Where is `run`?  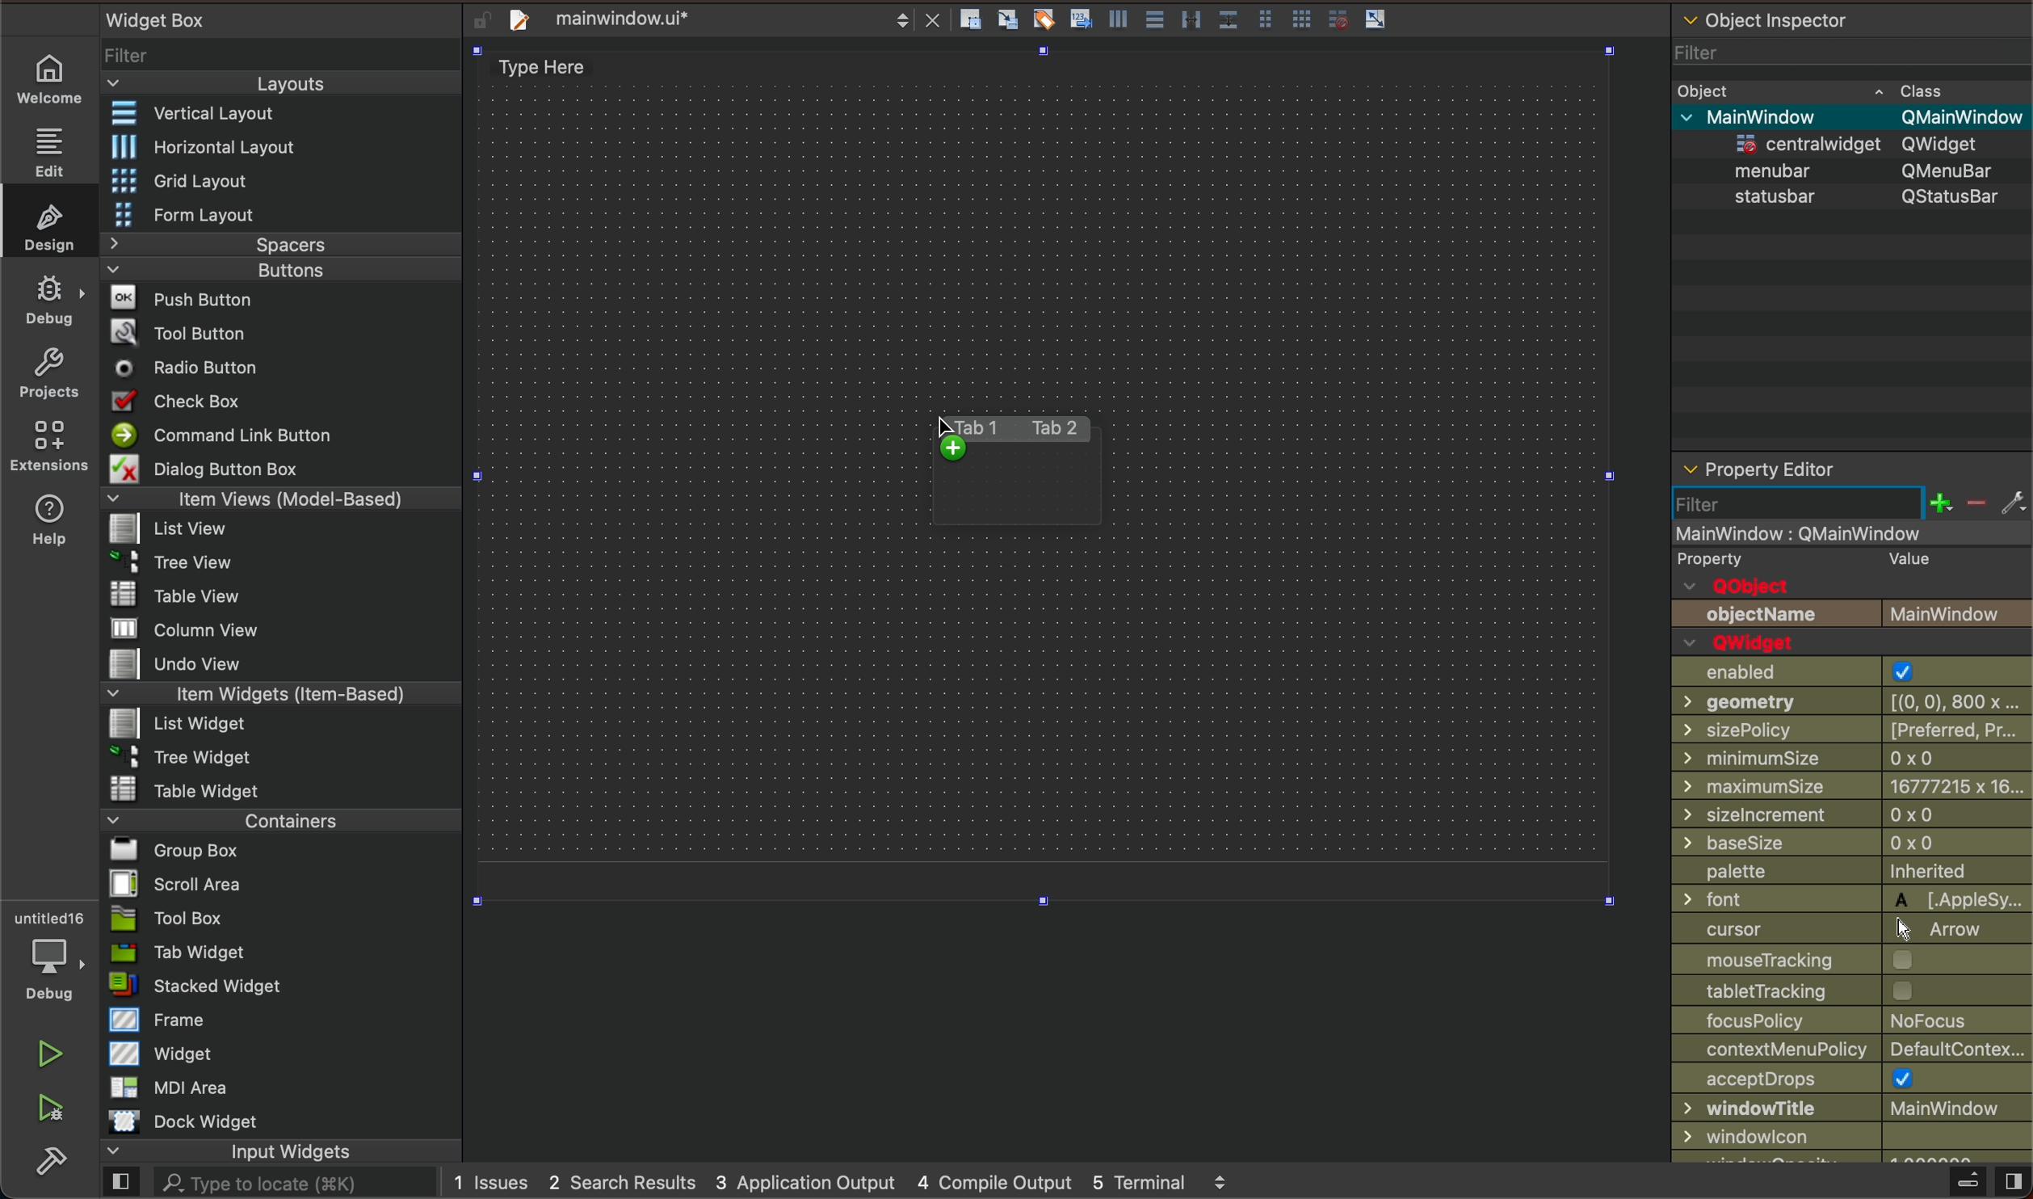
run is located at coordinates (33, 1052).